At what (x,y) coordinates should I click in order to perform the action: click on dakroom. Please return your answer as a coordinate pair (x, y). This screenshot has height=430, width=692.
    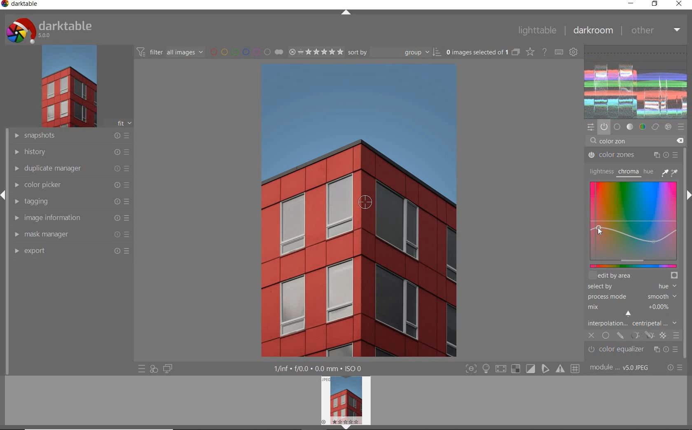
    Looking at the image, I should click on (592, 30).